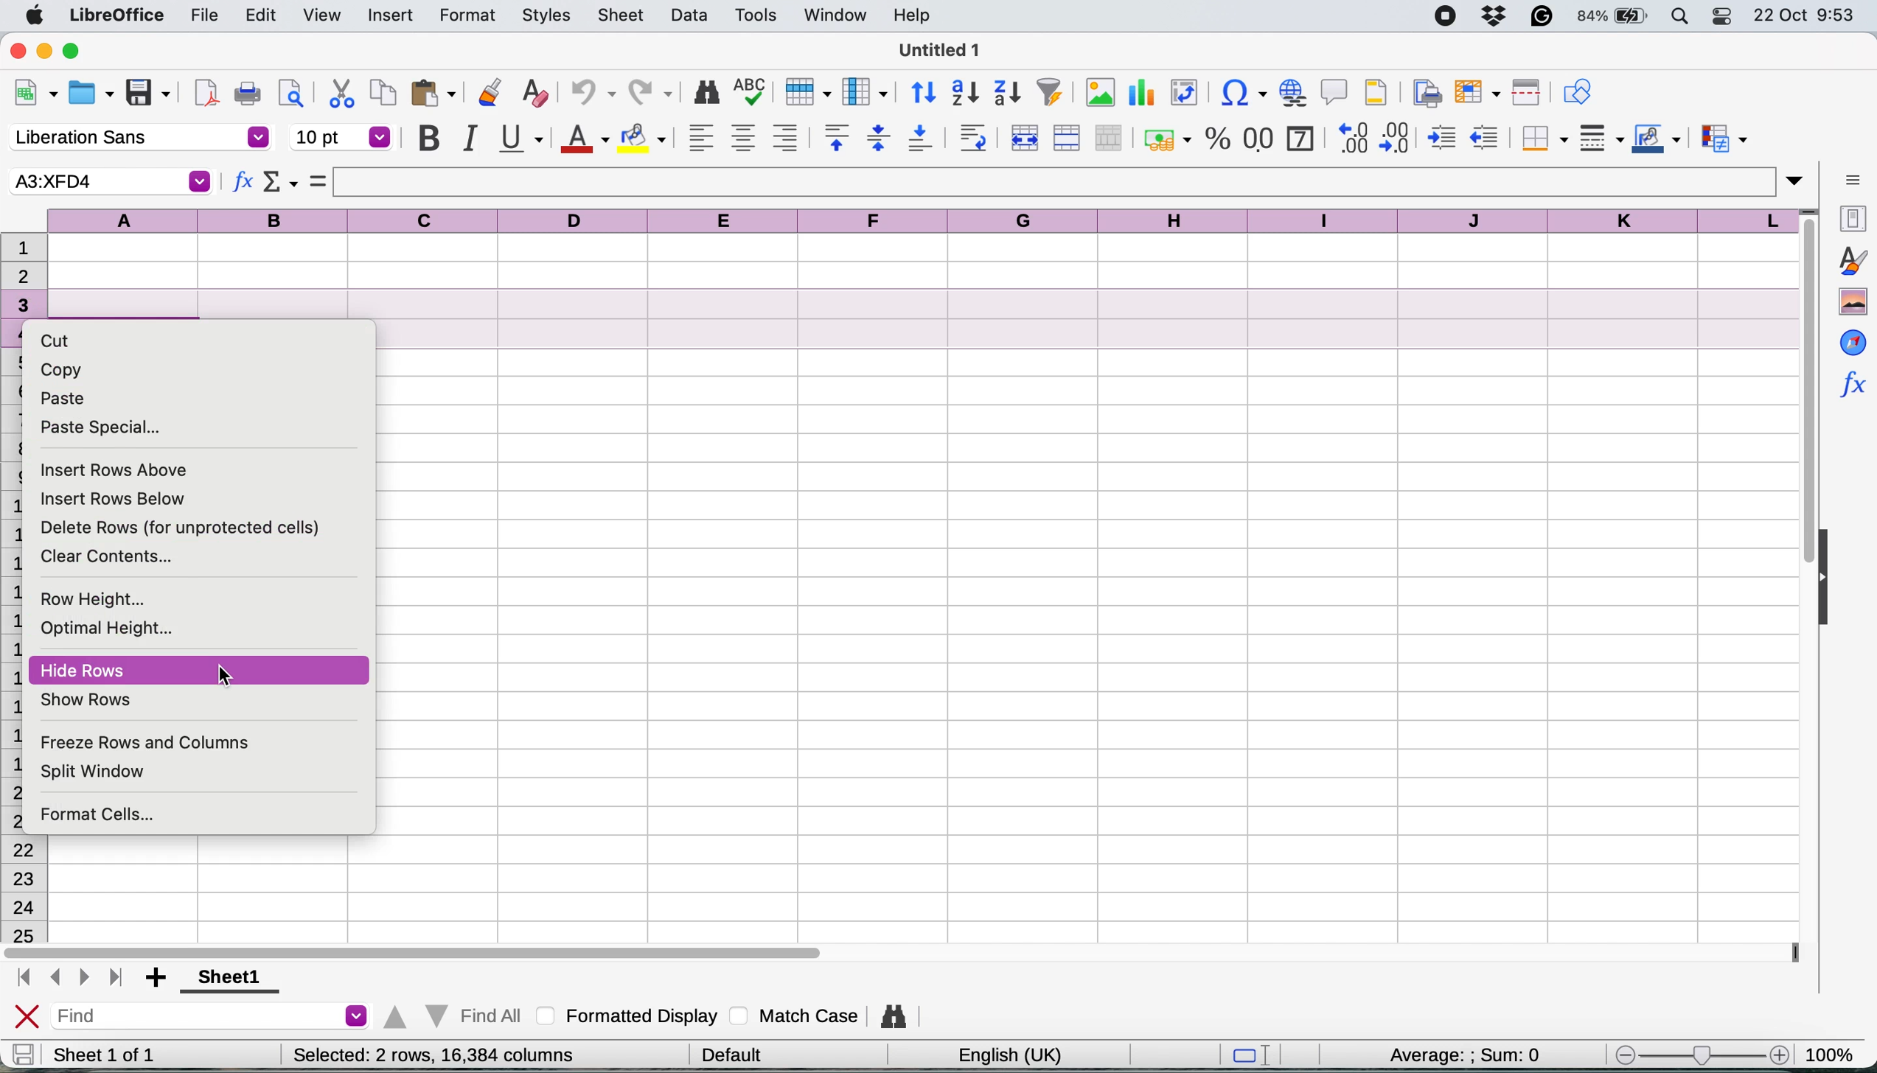 The height and width of the screenshot is (1073, 1877). I want to click on autofilter, so click(1049, 93).